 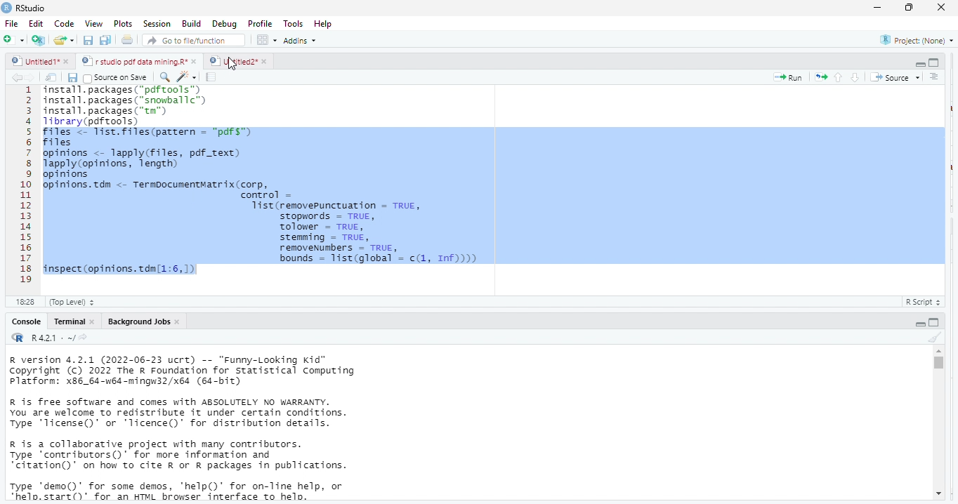 I want to click on close, so click(x=93, y=321).